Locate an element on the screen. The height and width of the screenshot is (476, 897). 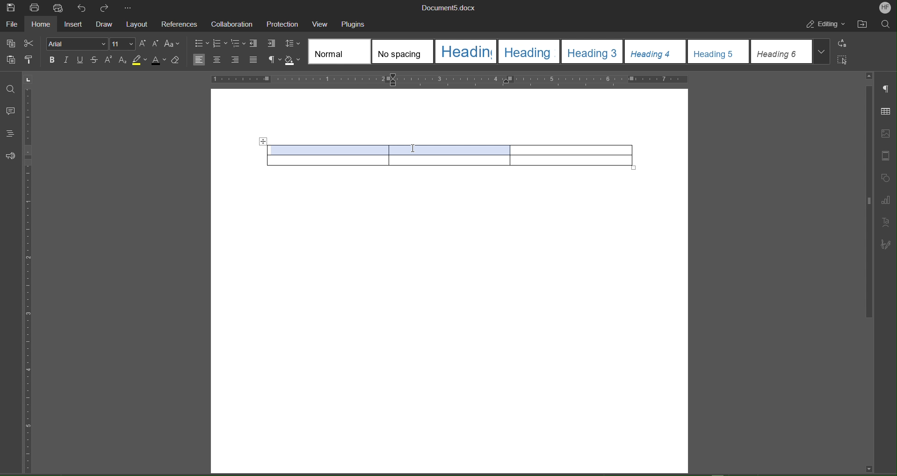
No spacing is located at coordinates (403, 51).